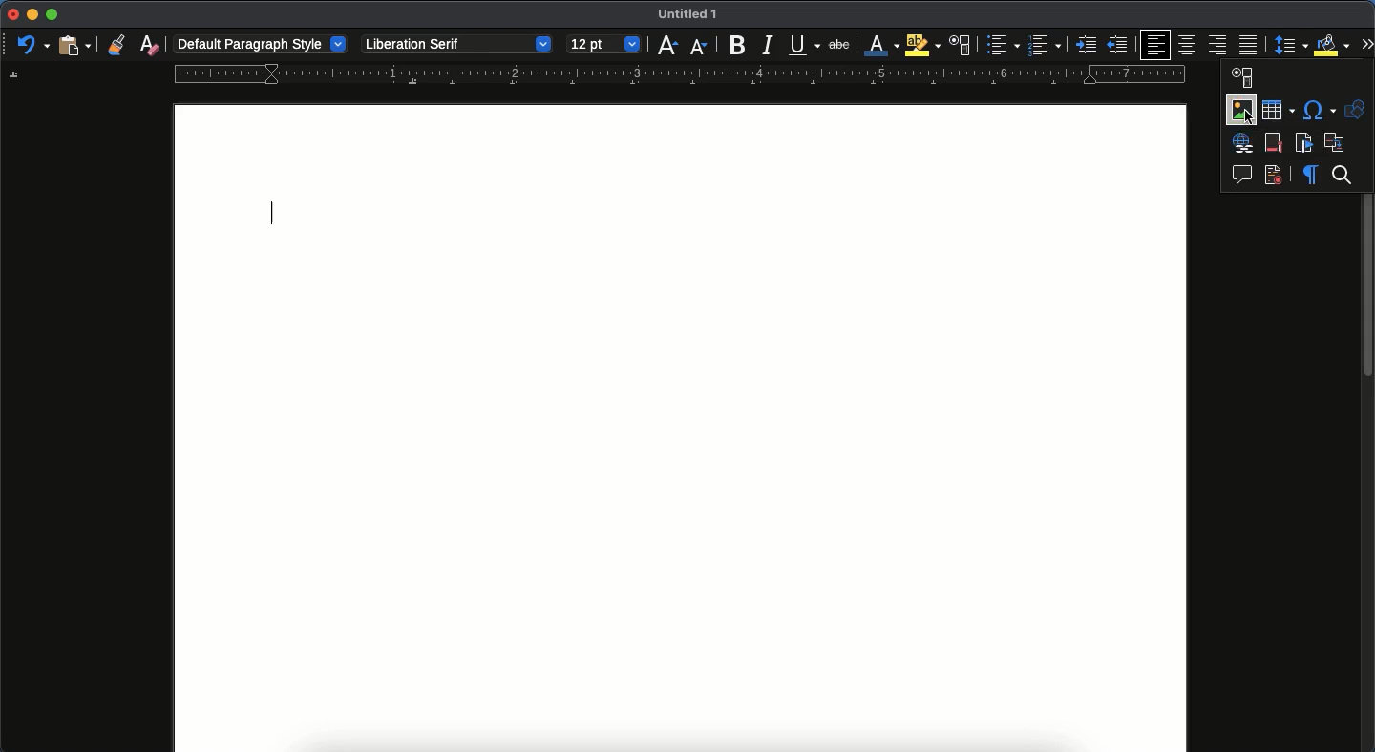 This screenshot has width=1375, height=752. What do you see at coordinates (679, 74) in the screenshot?
I see `guide` at bounding box center [679, 74].